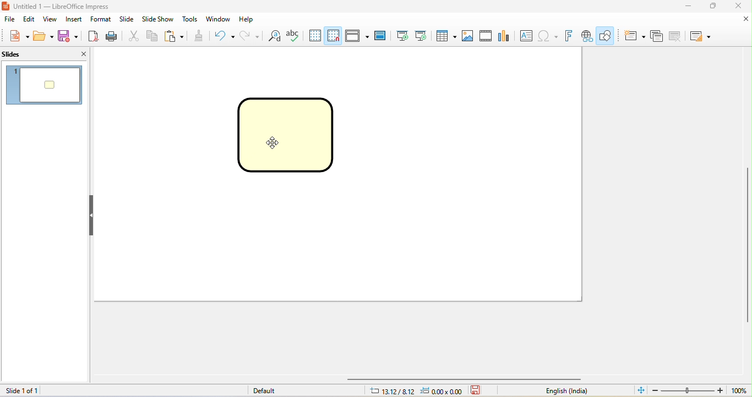 This screenshot has height=397, width=752. I want to click on slides, so click(23, 55).